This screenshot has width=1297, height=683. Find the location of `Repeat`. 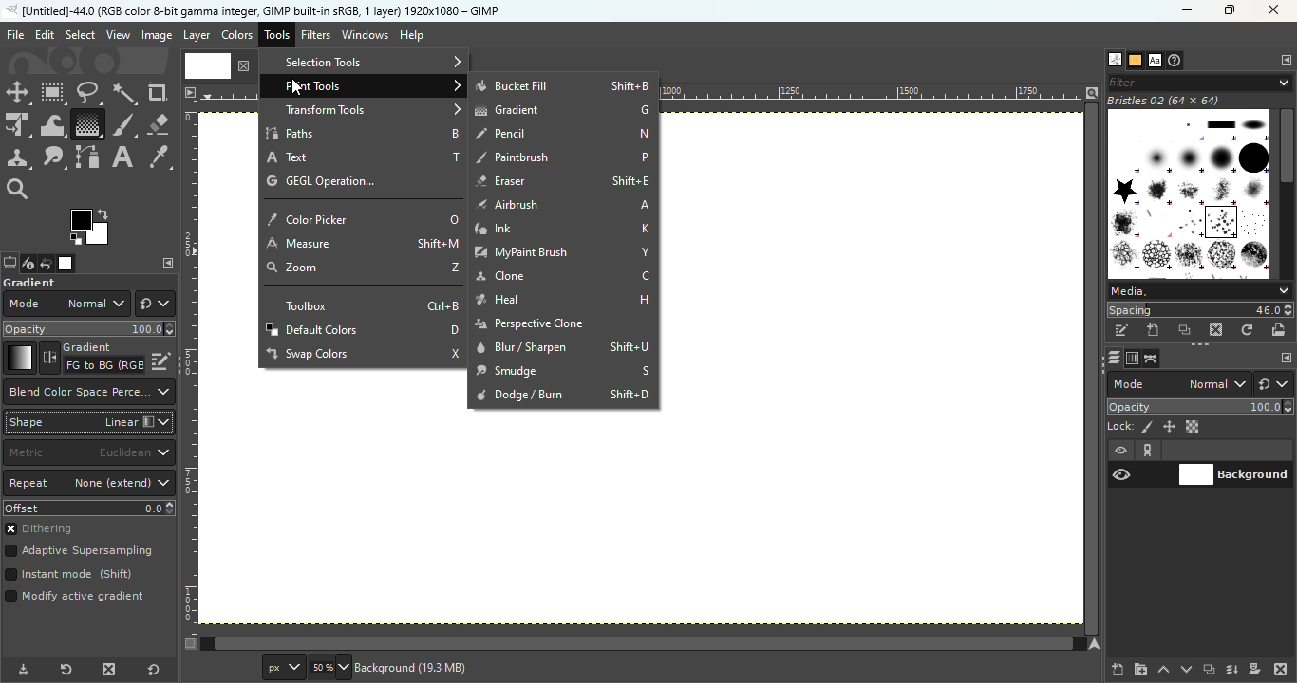

Repeat is located at coordinates (89, 484).